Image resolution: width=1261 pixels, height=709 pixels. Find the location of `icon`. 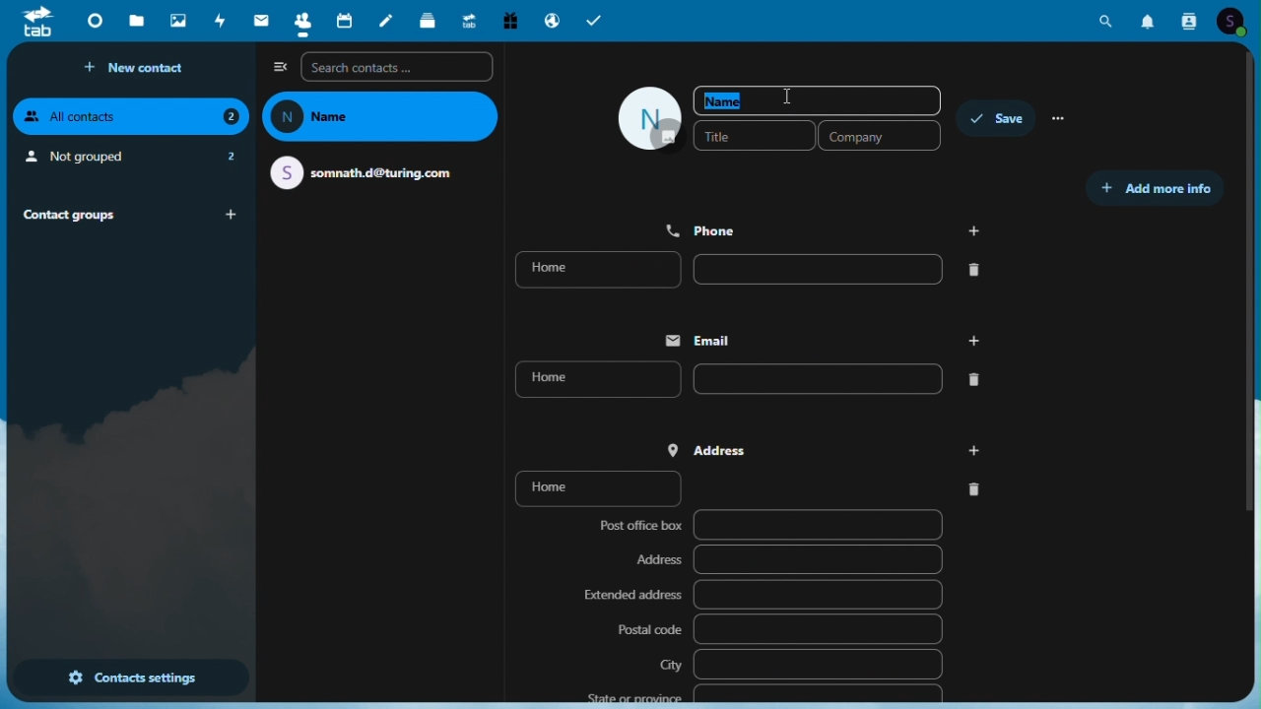

icon is located at coordinates (651, 118).